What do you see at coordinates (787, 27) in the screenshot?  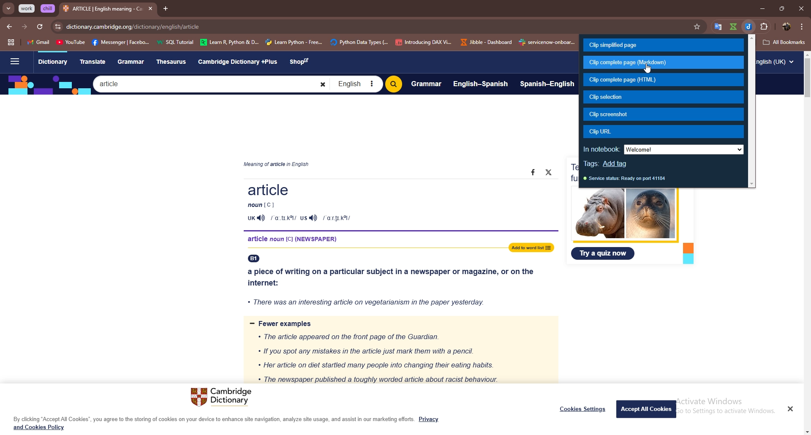 I see `profile` at bounding box center [787, 27].